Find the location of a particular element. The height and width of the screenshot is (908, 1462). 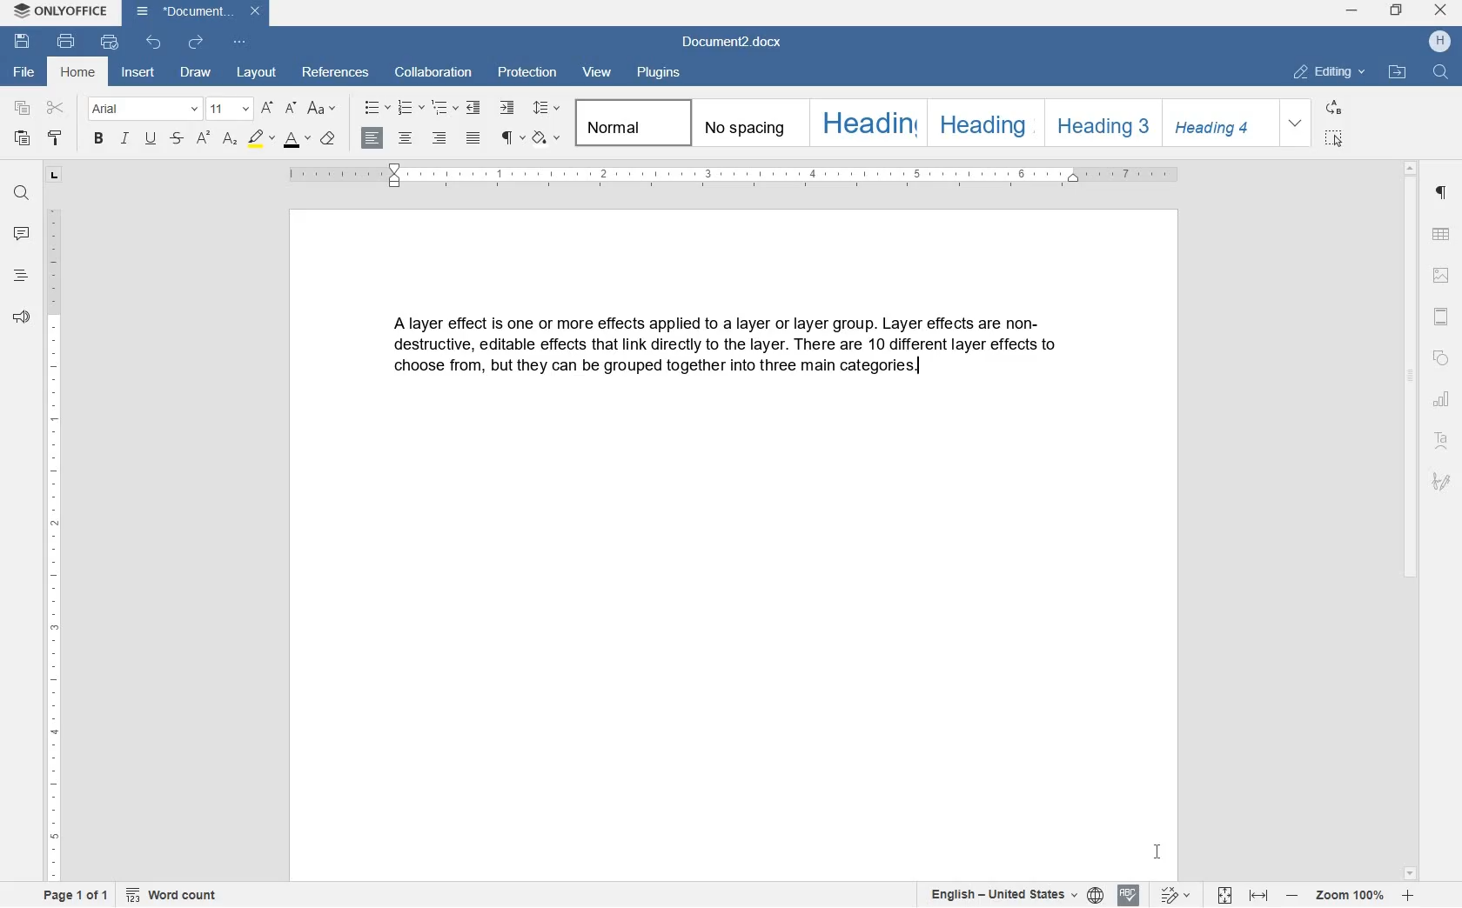

text art is located at coordinates (1441, 441).